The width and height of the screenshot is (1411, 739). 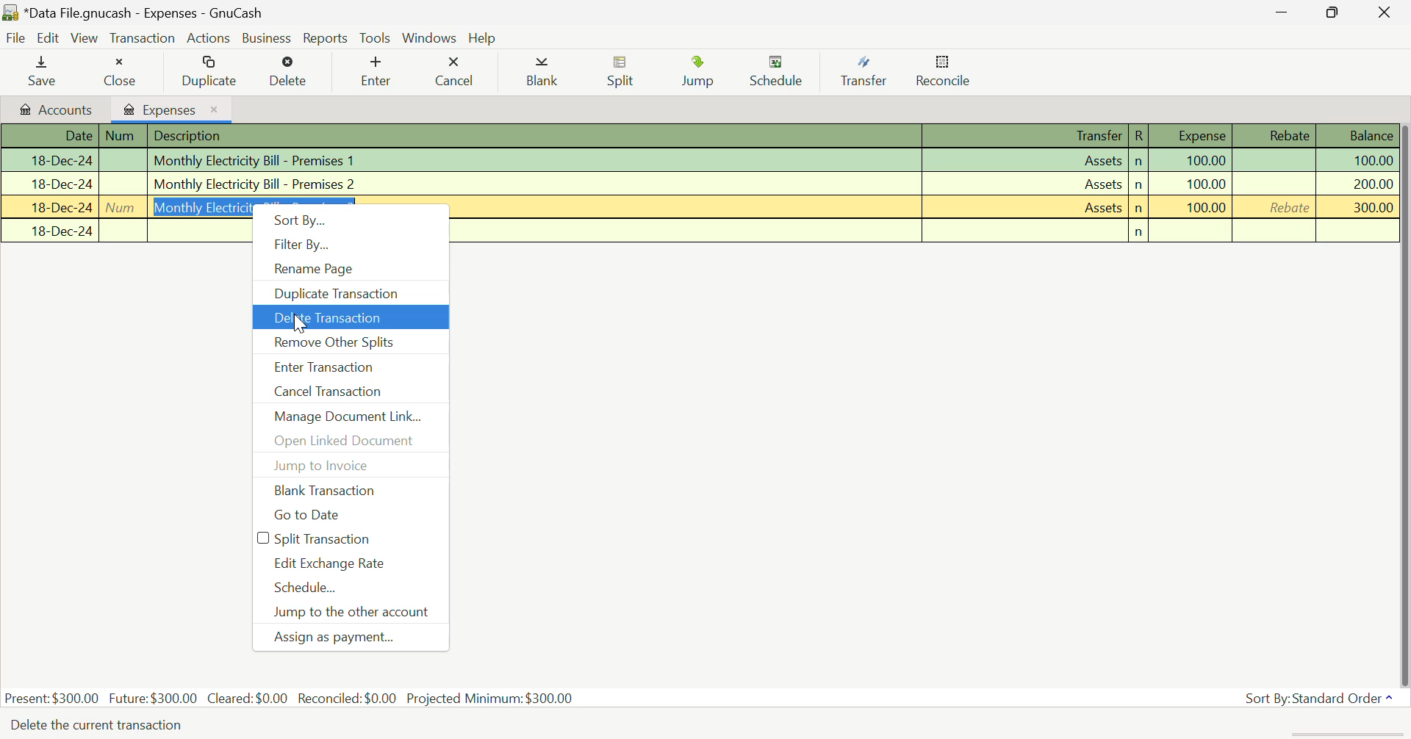 I want to click on Duplicate, so click(x=206, y=72).